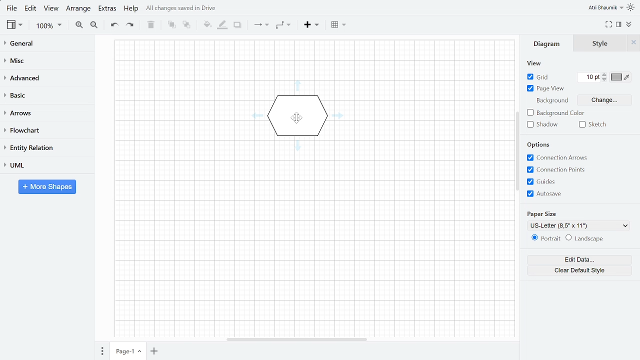 This screenshot has width=640, height=360. What do you see at coordinates (78, 26) in the screenshot?
I see `Zoom in` at bounding box center [78, 26].